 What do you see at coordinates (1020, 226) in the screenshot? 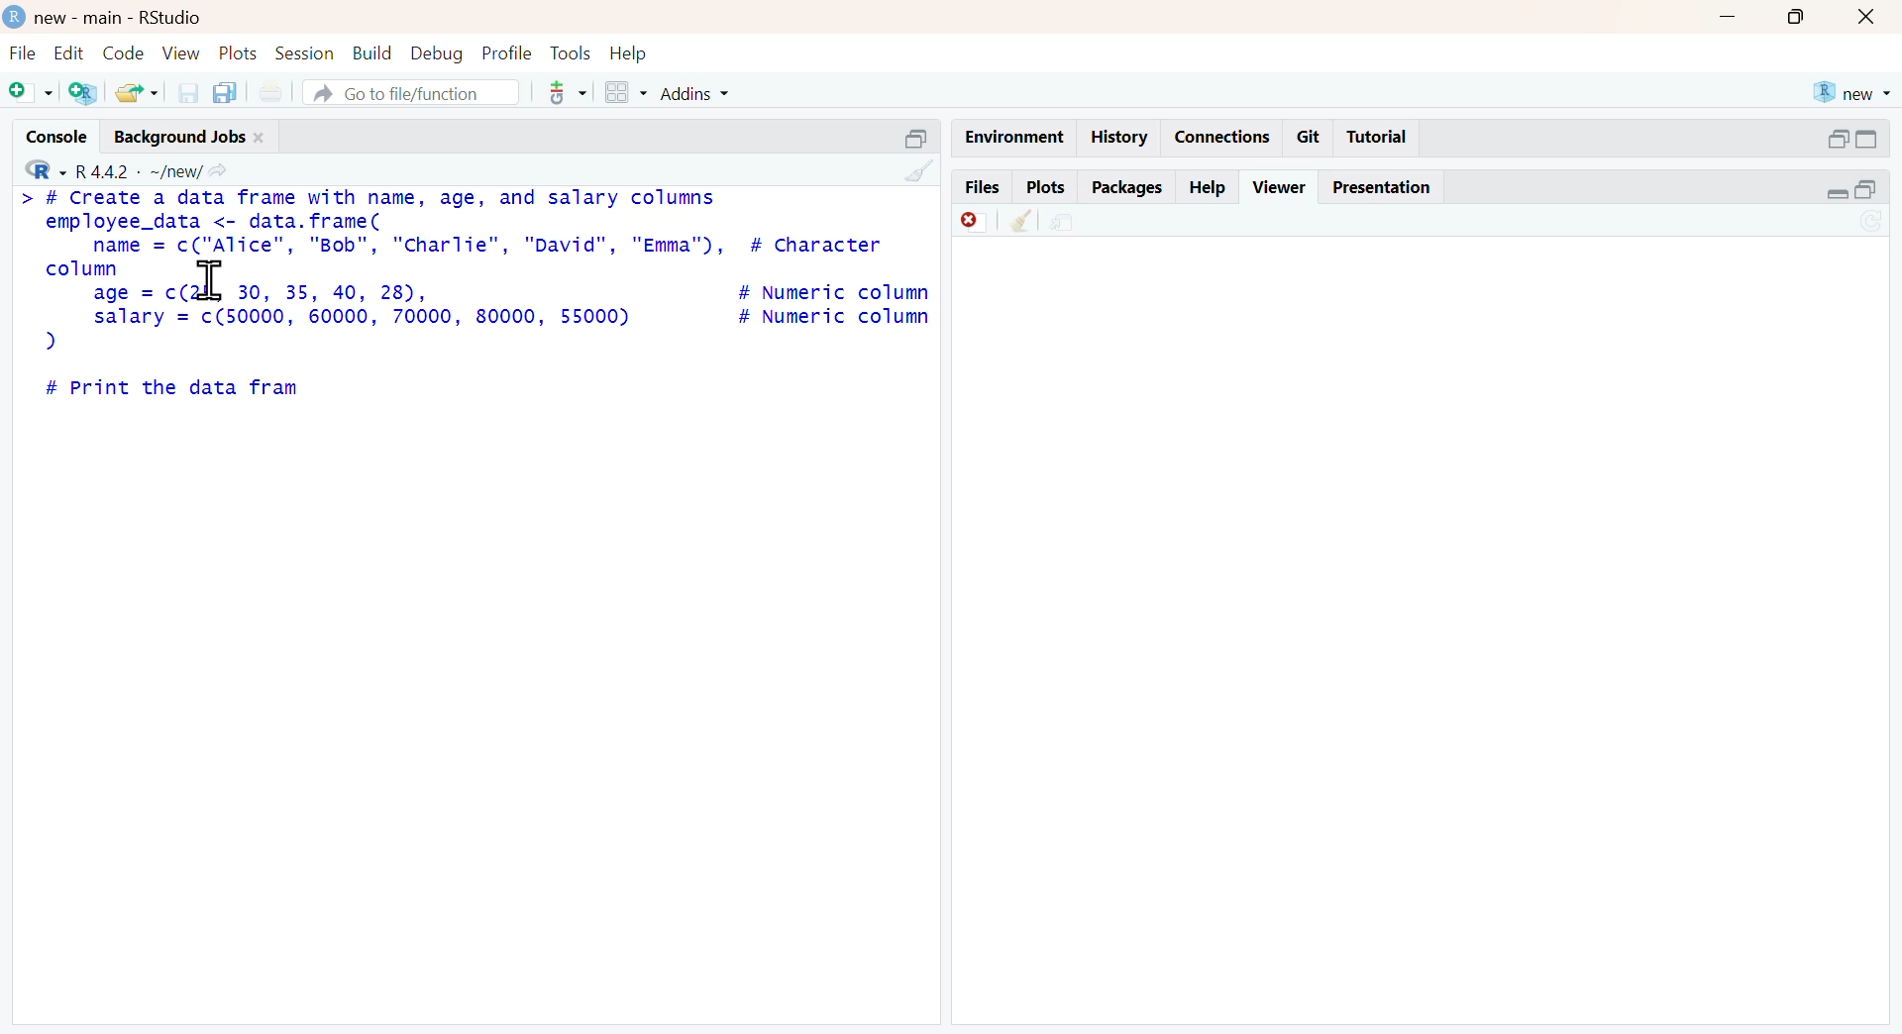
I see `Remove all viewer item` at bounding box center [1020, 226].